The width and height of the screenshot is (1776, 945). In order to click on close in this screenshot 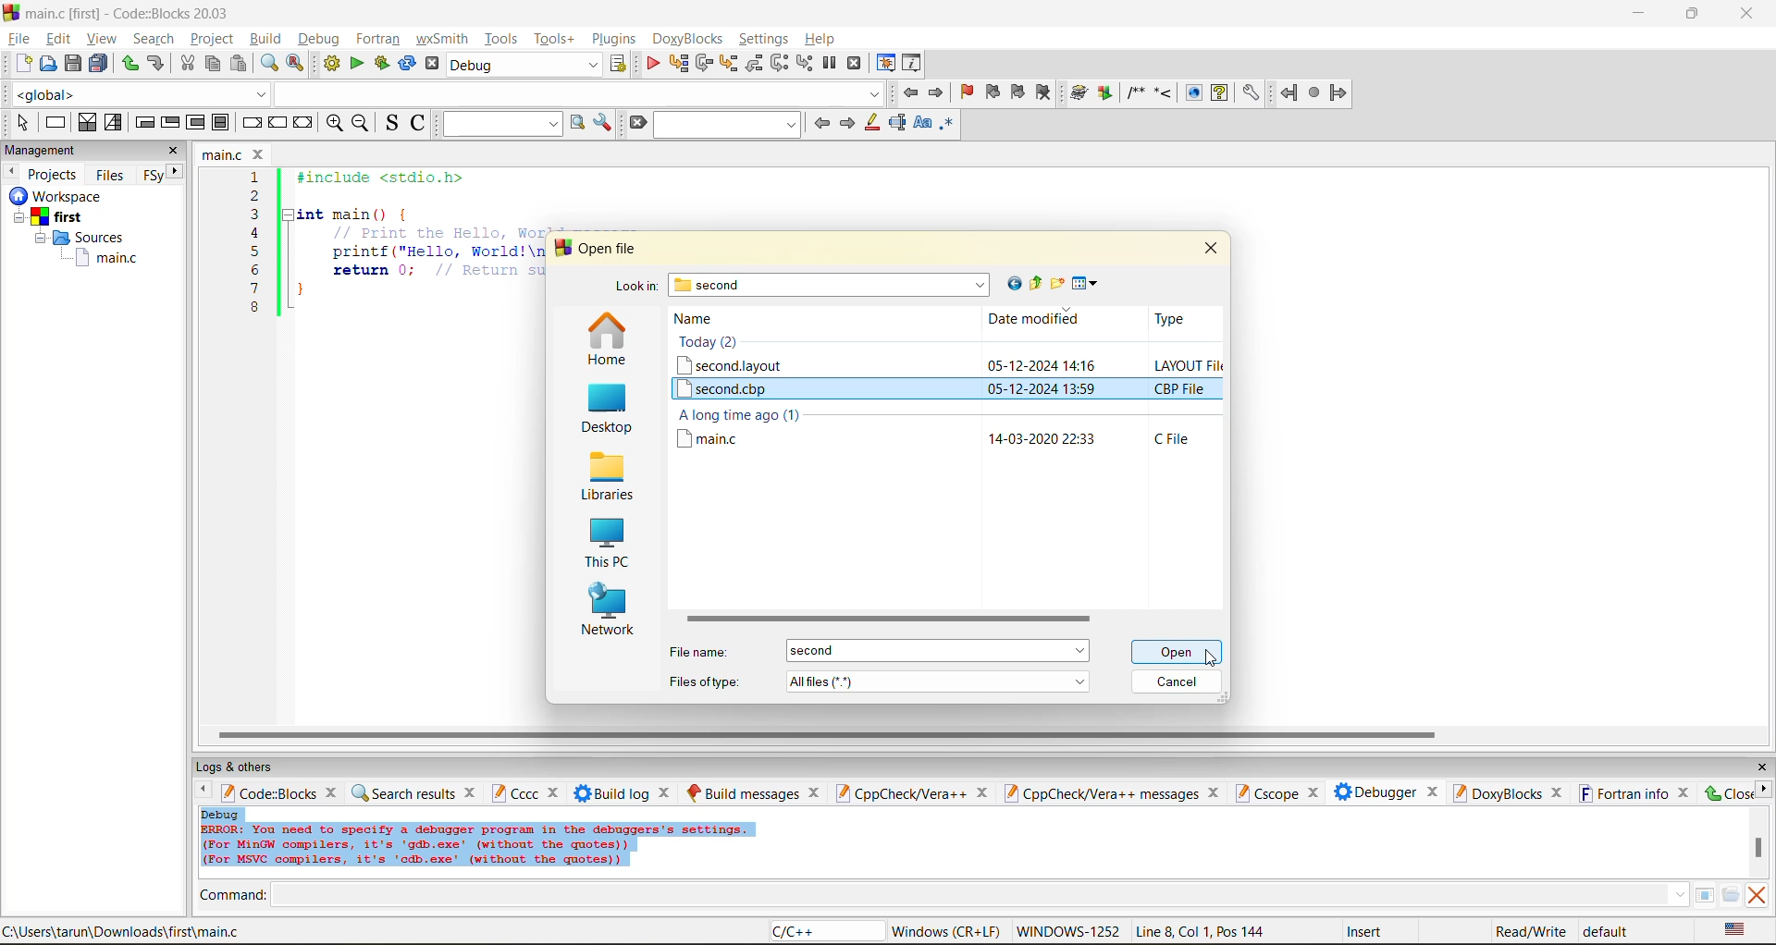, I will do `click(472, 792)`.